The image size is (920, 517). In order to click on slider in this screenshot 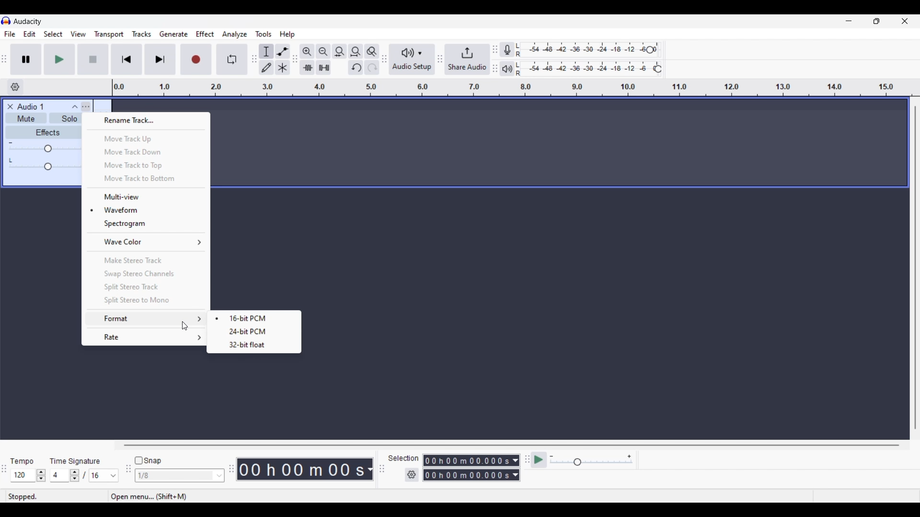, I will do `click(47, 168)`.